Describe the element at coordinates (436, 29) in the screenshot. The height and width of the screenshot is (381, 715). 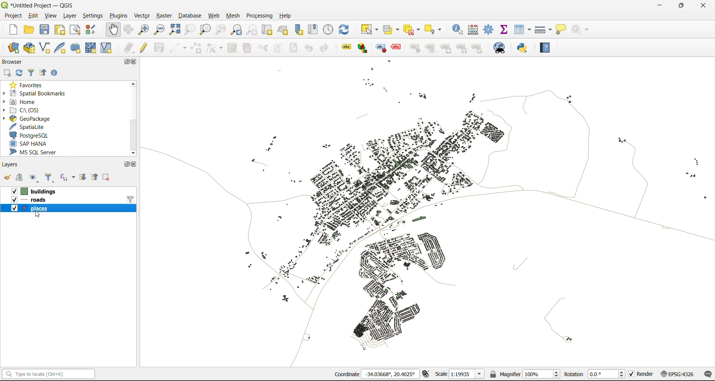
I see `select location` at that location.